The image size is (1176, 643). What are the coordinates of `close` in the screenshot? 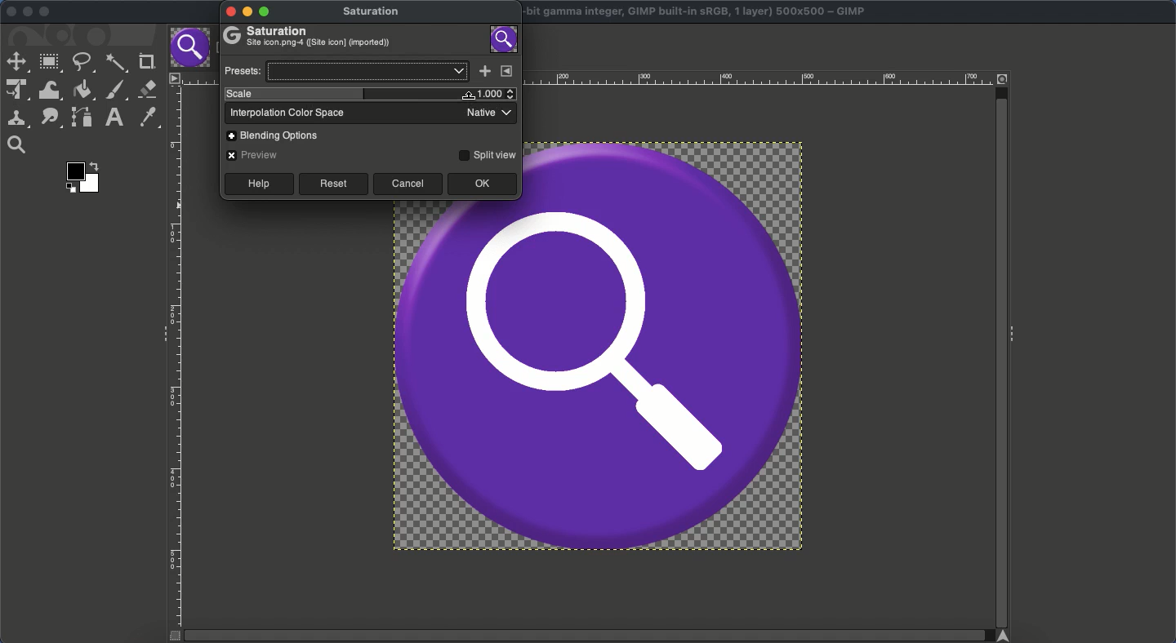 It's located at (229, 12).